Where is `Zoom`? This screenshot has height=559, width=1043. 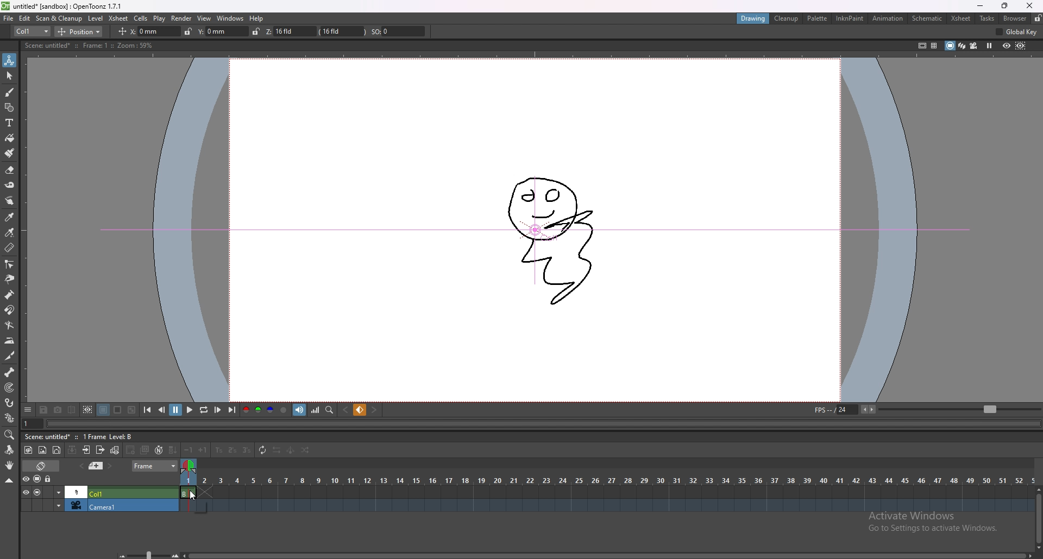
Zoom is located at coordinates (146, 552).